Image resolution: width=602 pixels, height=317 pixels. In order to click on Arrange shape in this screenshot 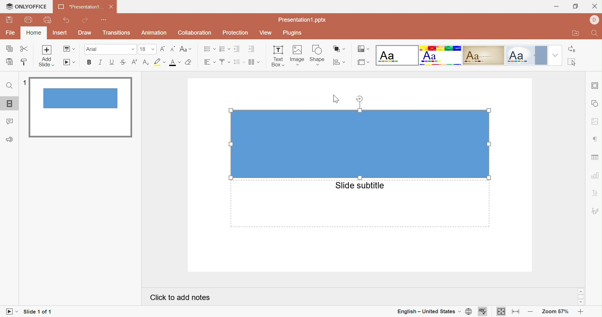, I will do `click(338, 49)`.